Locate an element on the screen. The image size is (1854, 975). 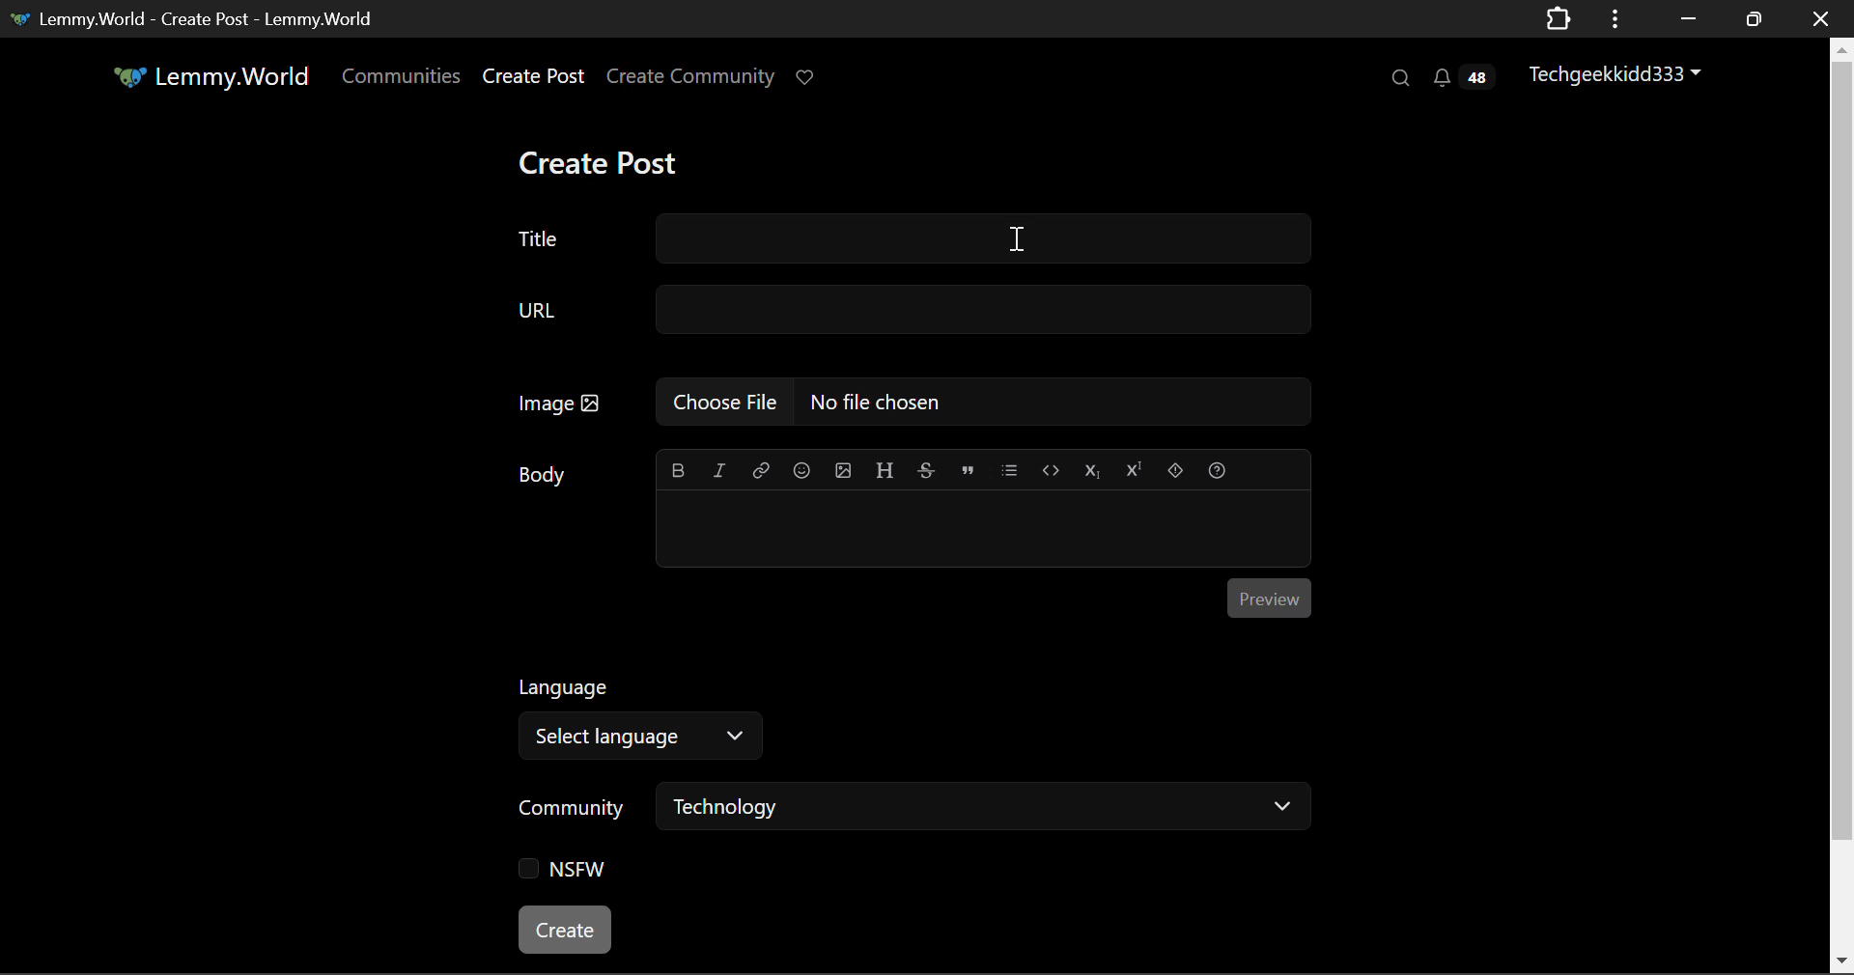
list is located at coordinates (1012, 467).